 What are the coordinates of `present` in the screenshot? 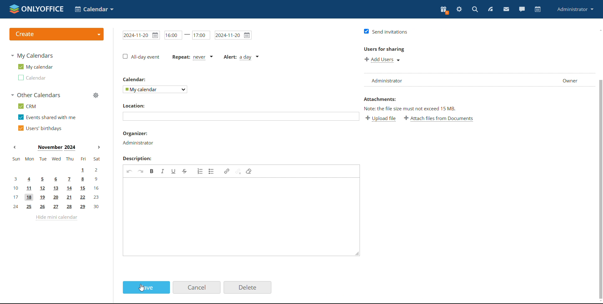 It's located at (444, 10).